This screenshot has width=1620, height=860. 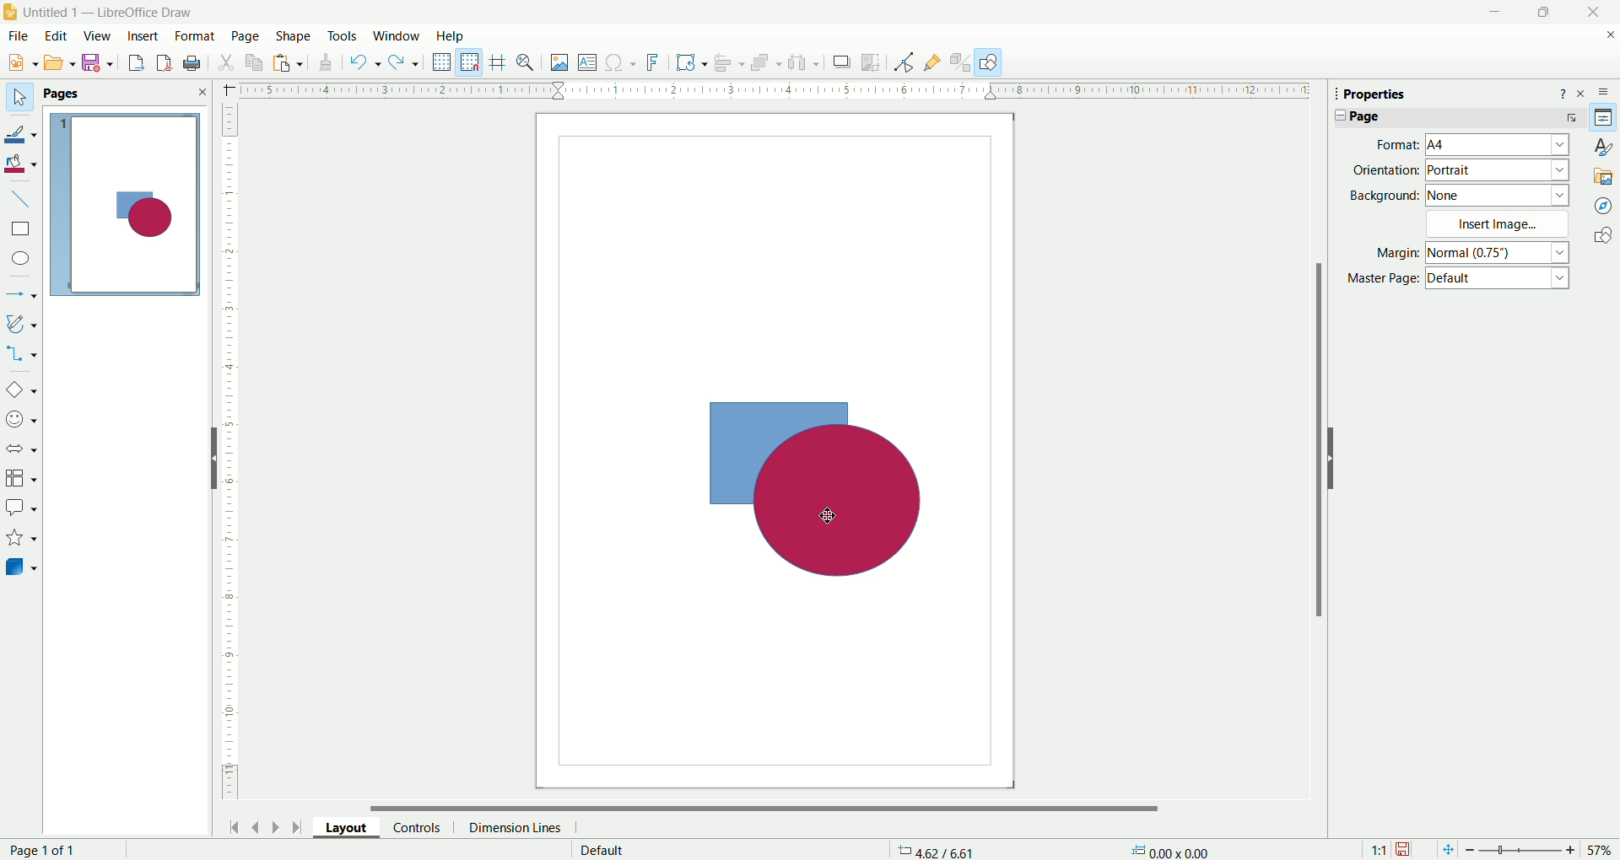 I want to click on insert image, so click(x=559, y=63).